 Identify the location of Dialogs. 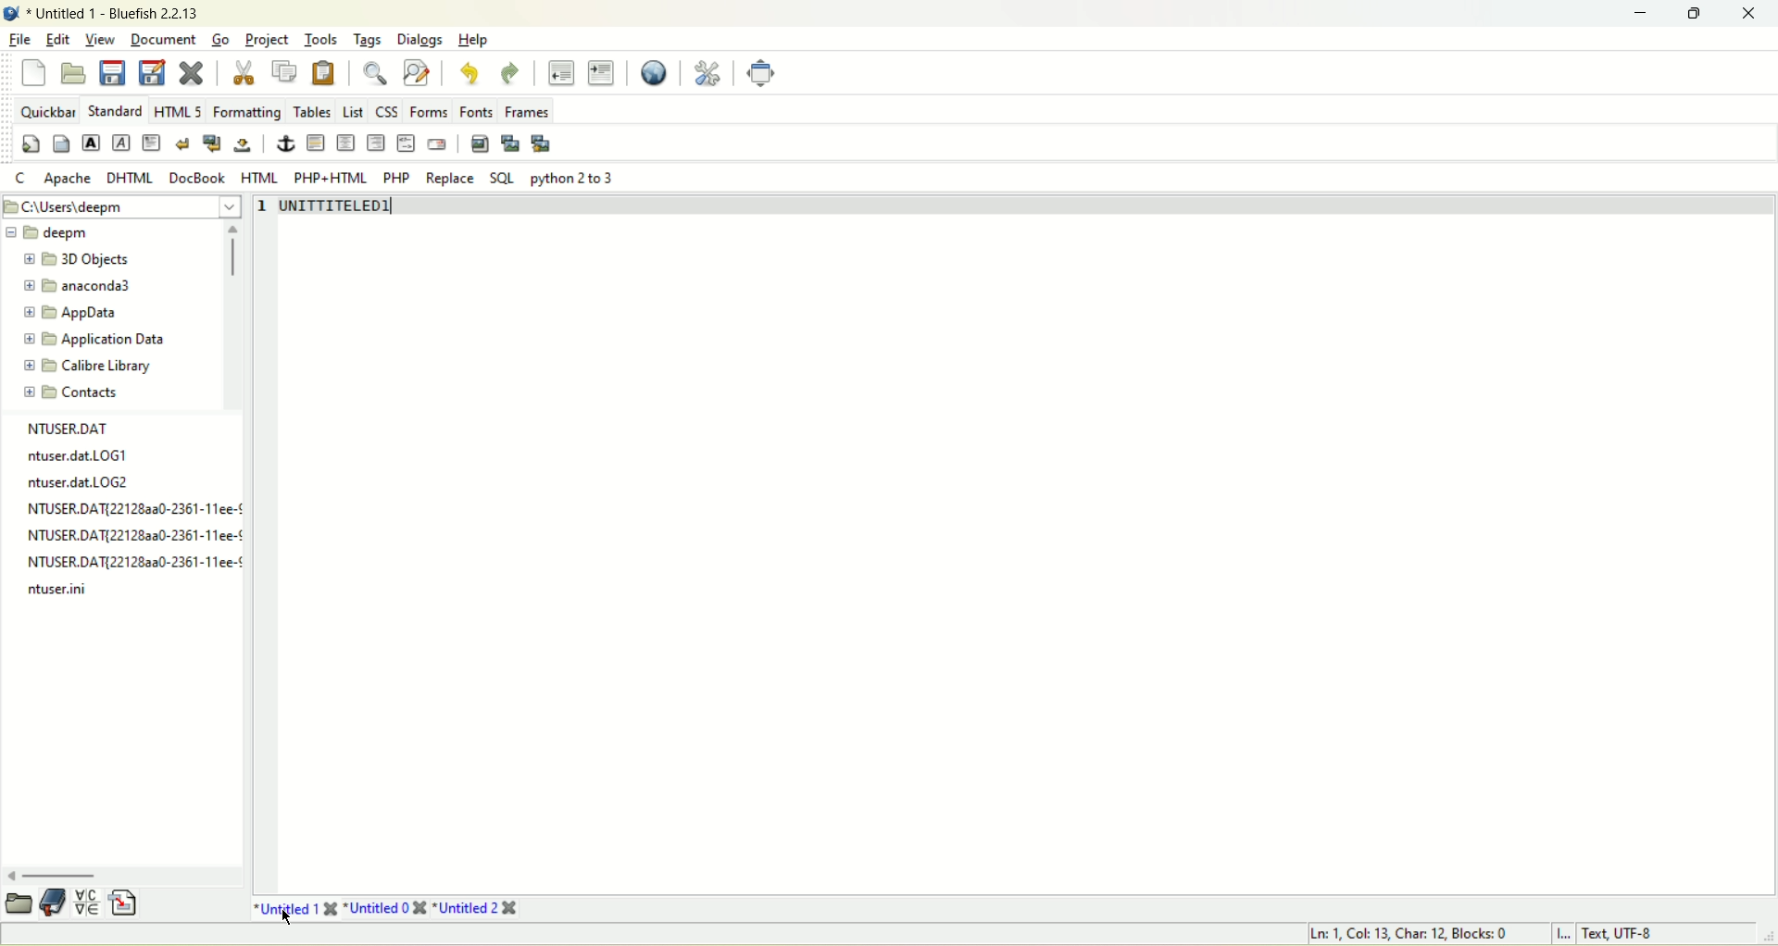
(422, 42).